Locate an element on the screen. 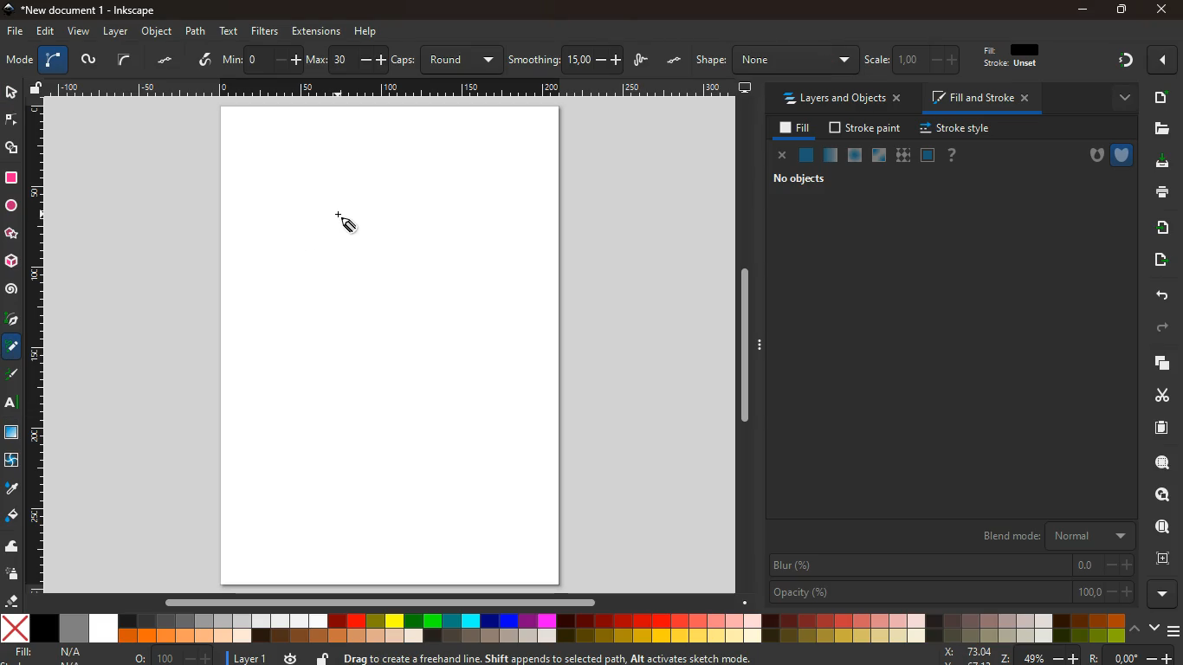  forward is located at coordinates (1165, 328).